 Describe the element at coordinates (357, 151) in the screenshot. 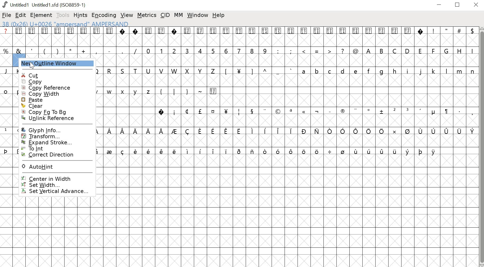

I see `symbol` at that location.